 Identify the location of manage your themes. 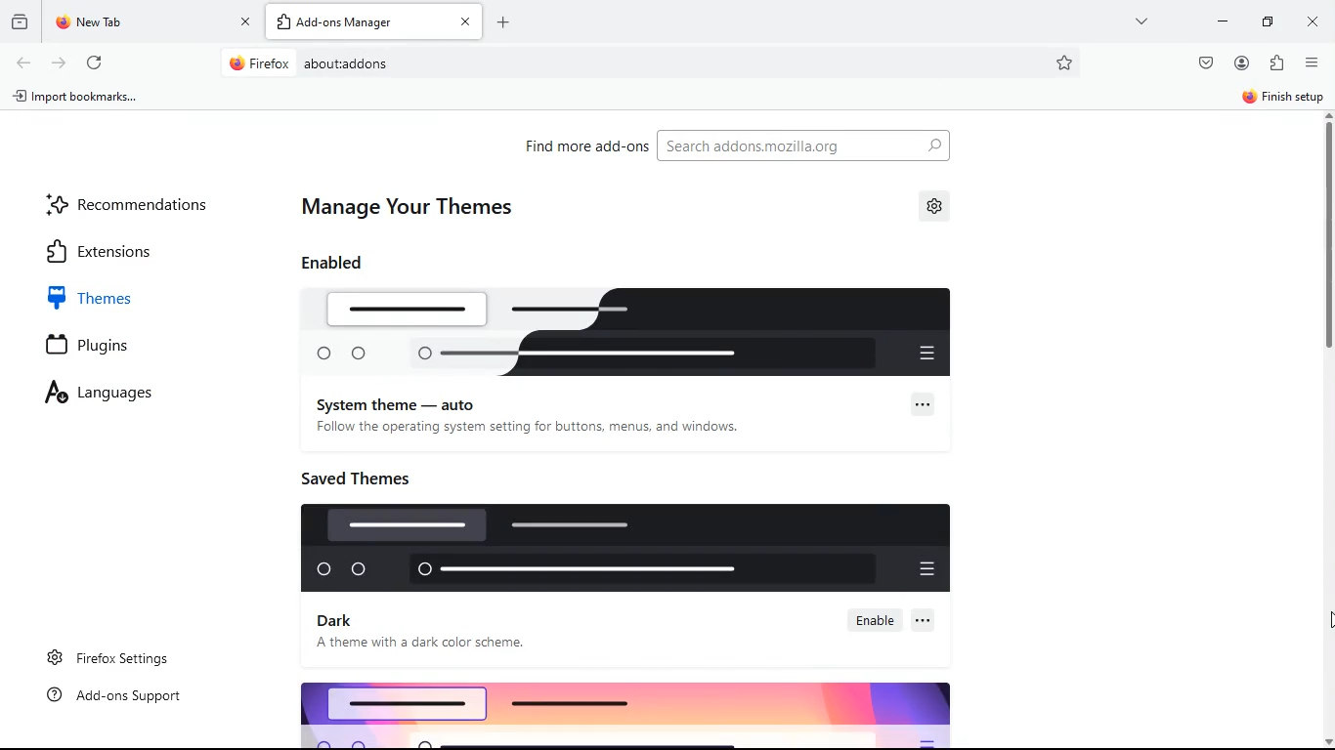
(416, 208).